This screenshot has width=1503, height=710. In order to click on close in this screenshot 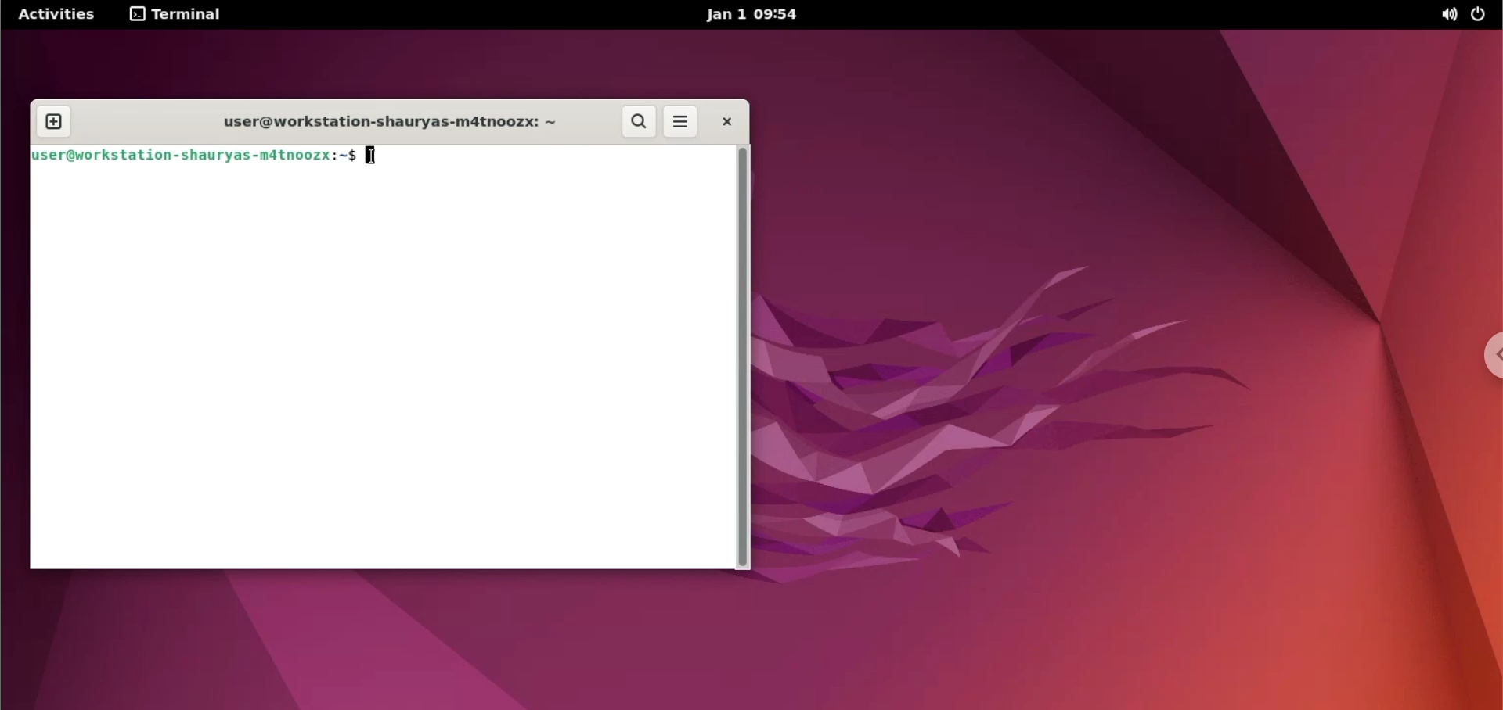, I will do `click(727, 124)`.